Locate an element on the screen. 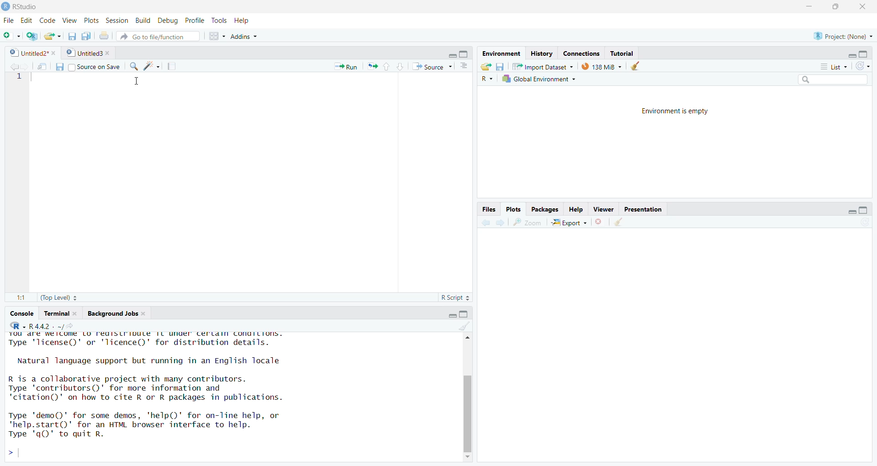  Viewer is located at coordinates (602, 208).